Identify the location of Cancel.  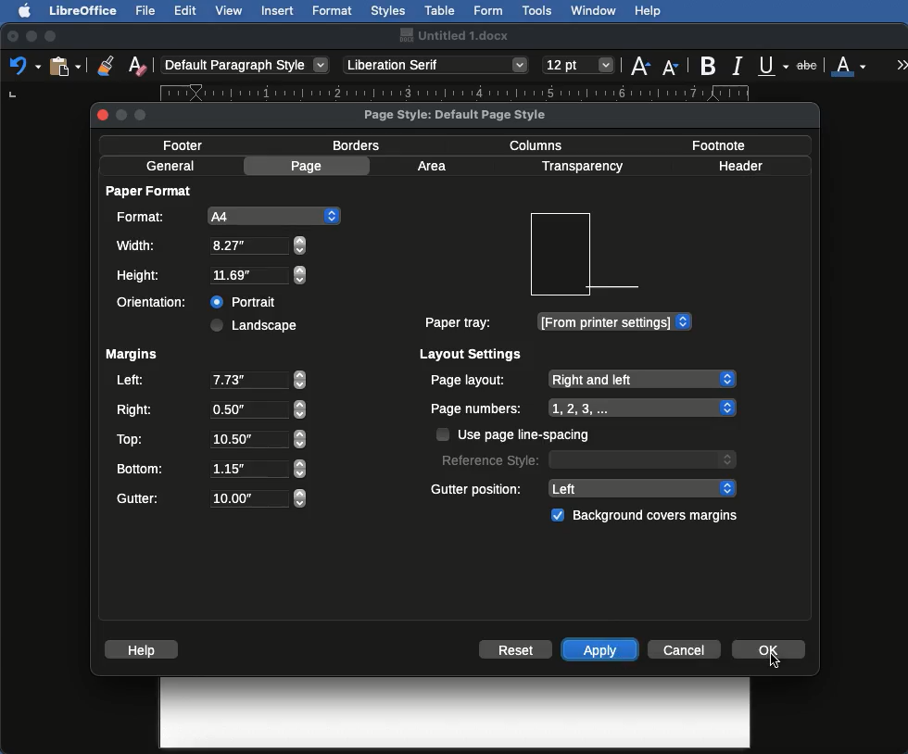
(687, 648).